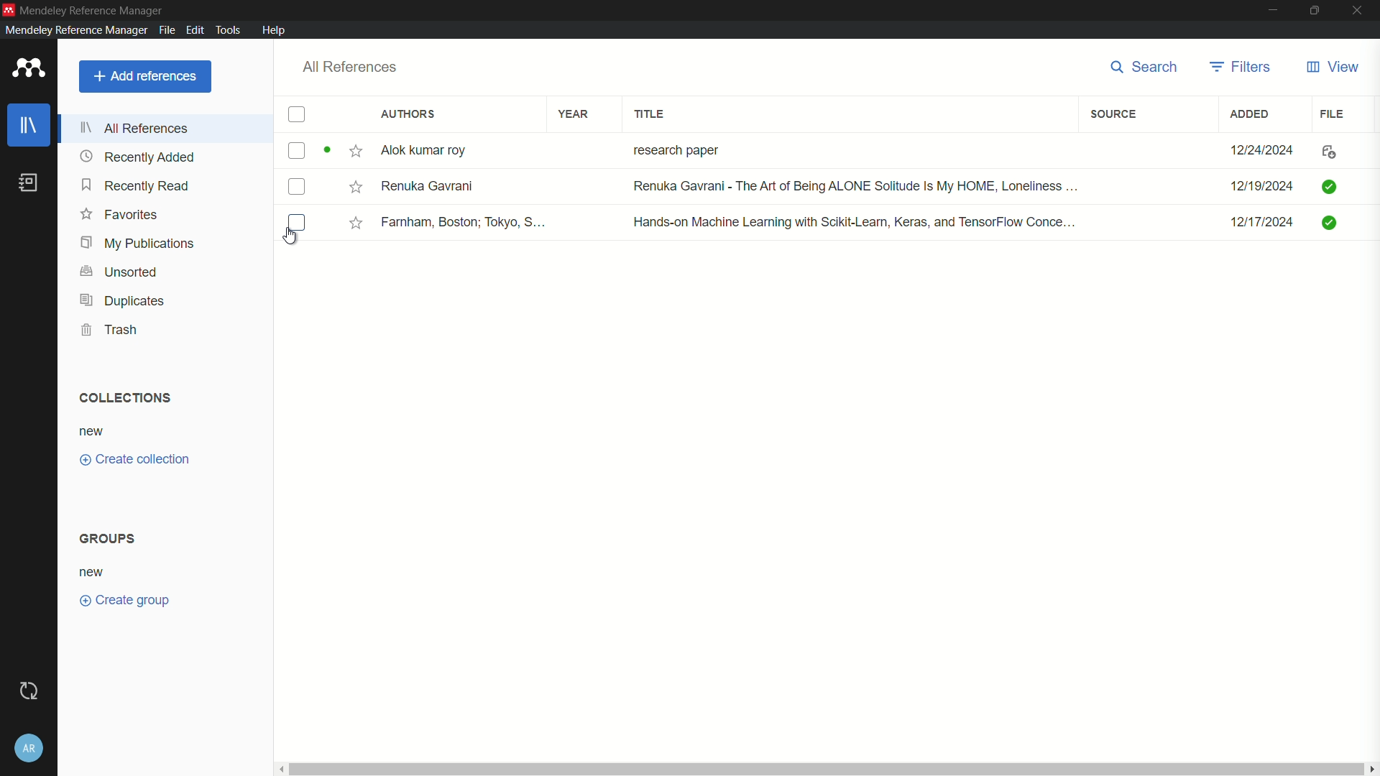 Image resolution: width=1380 pixels, height=776 pixels. What do you see at coordinates (93, 430) in the screenshot?
I see `new` at bounding box center [93, 430].